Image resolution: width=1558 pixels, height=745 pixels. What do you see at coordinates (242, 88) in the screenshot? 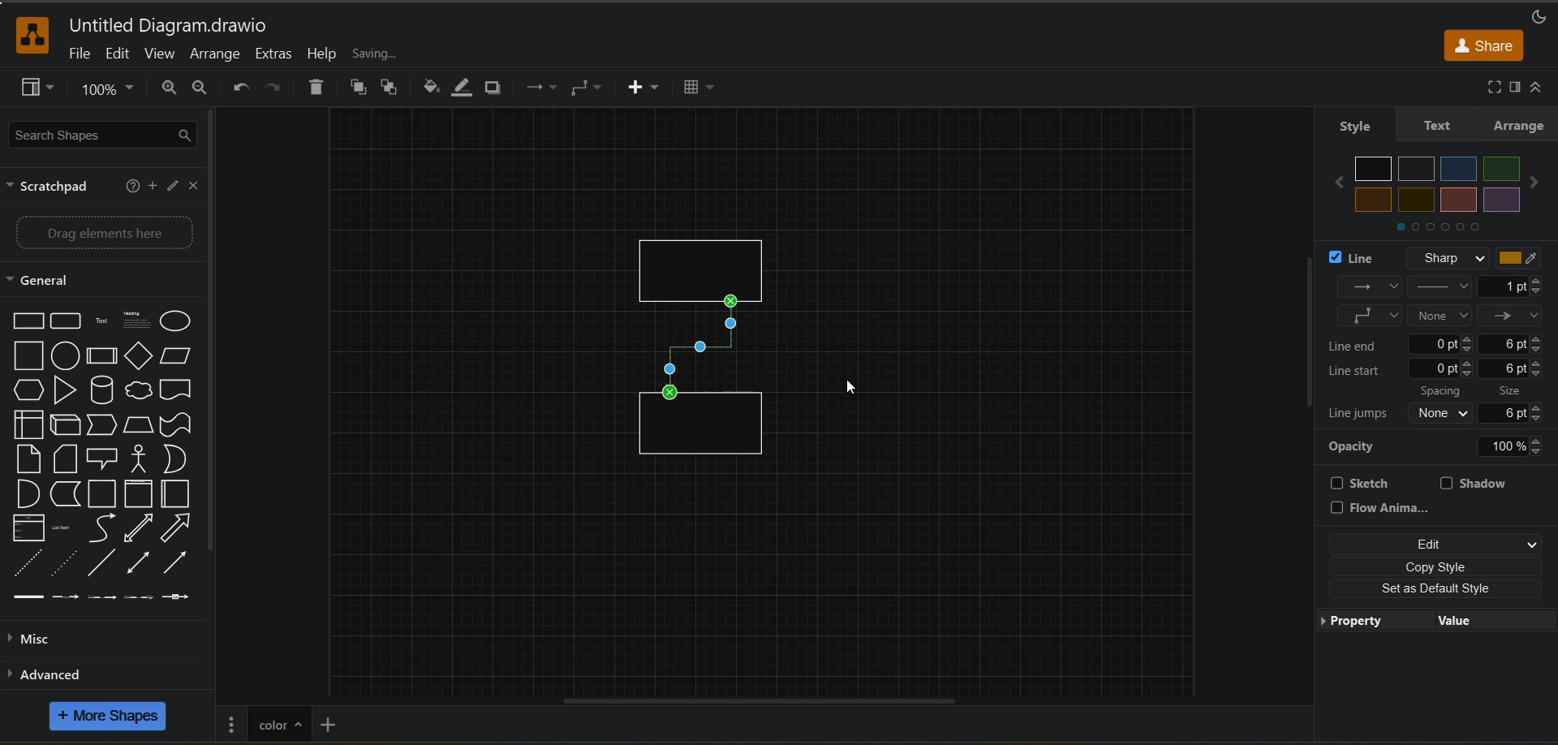
I see `undo` at bounding box center [242, 88].